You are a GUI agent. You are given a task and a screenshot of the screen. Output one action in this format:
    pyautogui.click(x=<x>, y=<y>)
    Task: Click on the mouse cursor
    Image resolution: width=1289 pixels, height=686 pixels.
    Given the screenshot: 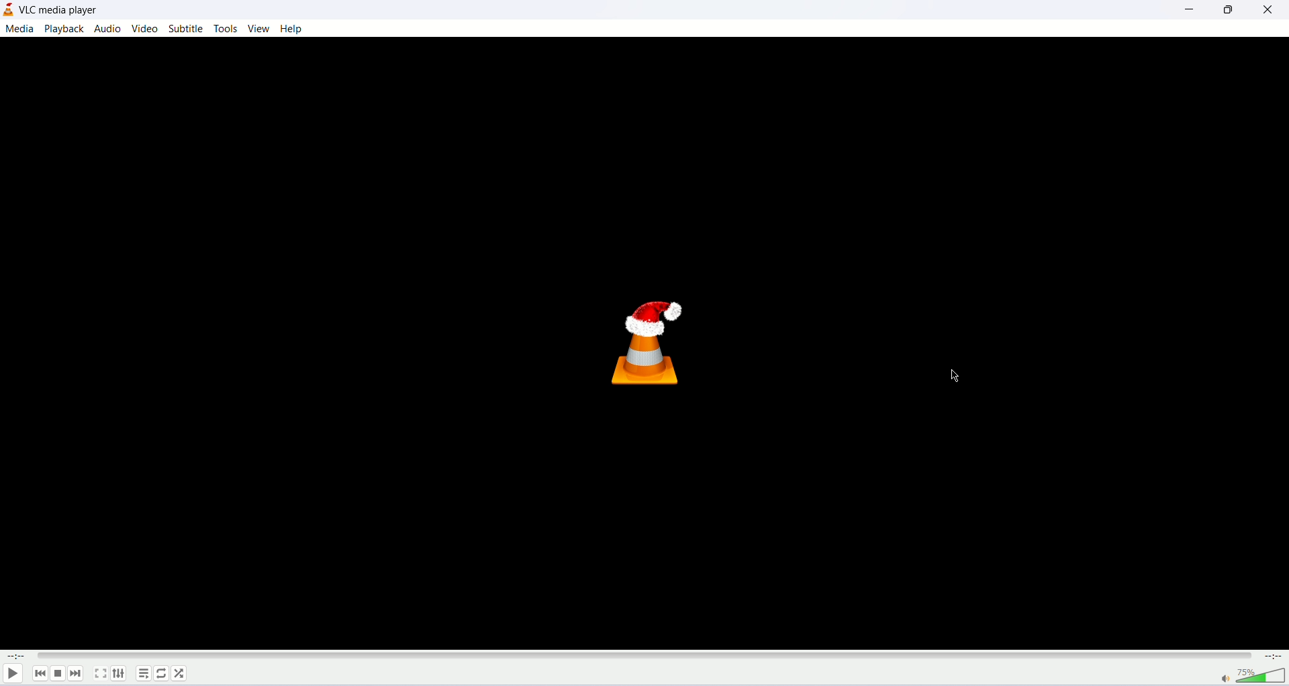 What is the action you would take?
    pyautogui.click(x=954, y=377)
    